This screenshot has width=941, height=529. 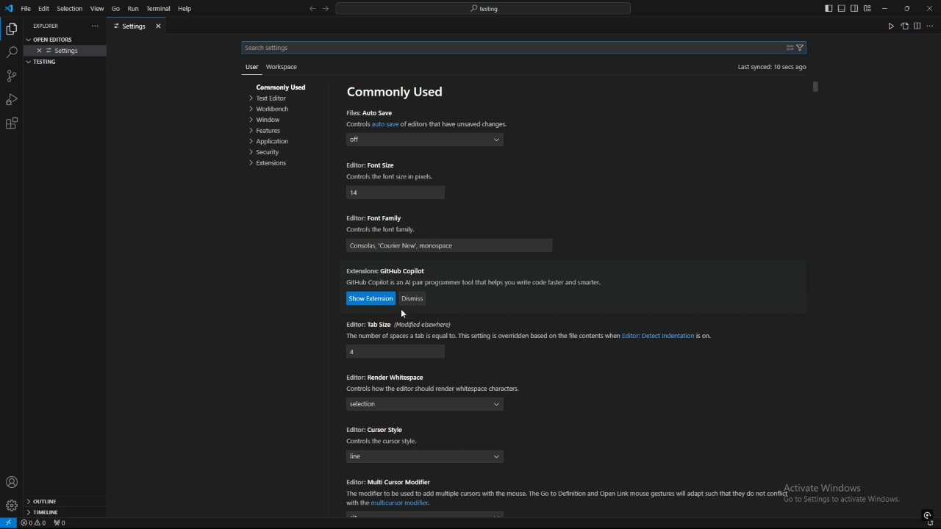 What do you see at coordinates (393, 176) in the screenshot?
I see `info` at bounding box center [393, 176].